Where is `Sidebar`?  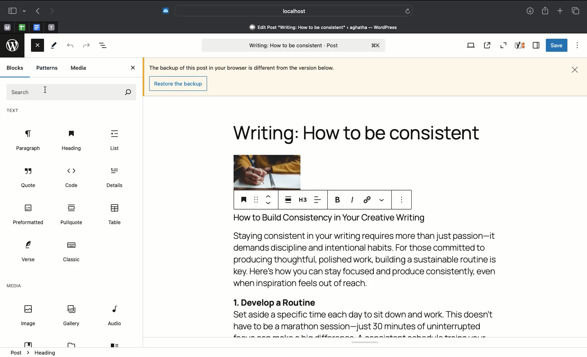
Sidebar is located at coordinates (15, 11).